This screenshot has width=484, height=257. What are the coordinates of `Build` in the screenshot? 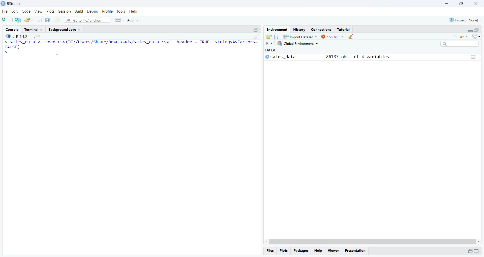 It's located at (79, 11).